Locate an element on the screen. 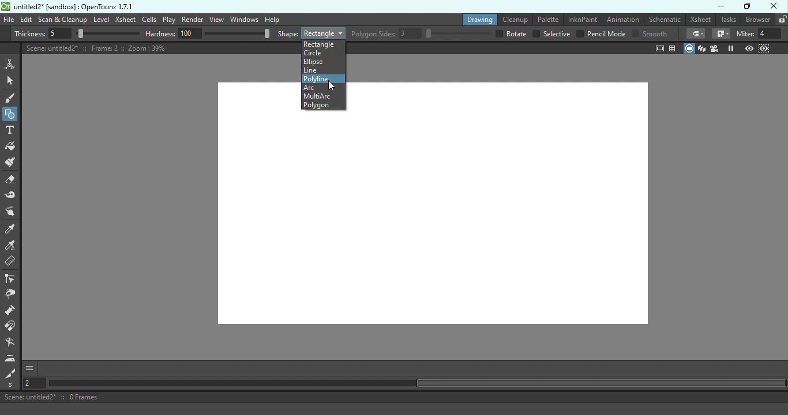  Xsheet is located at coordinates (126, 18).